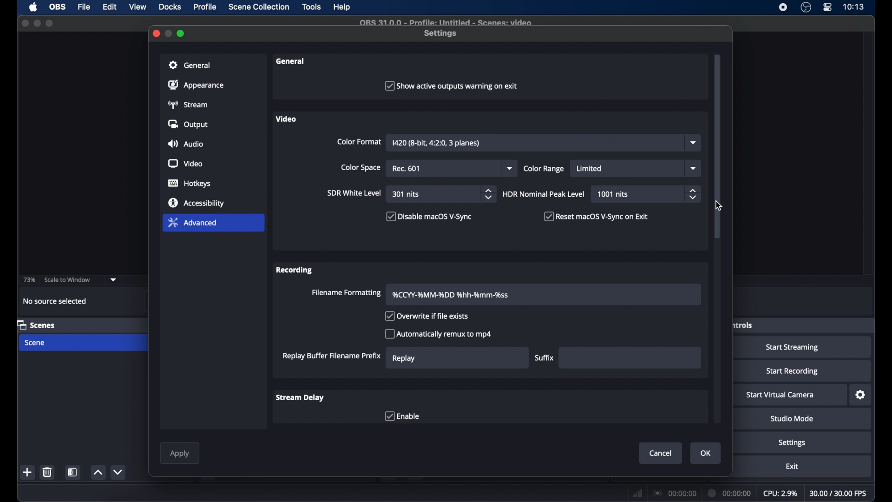 The image size is (892, 502). I want to click on checkbox , so click(427, 316).